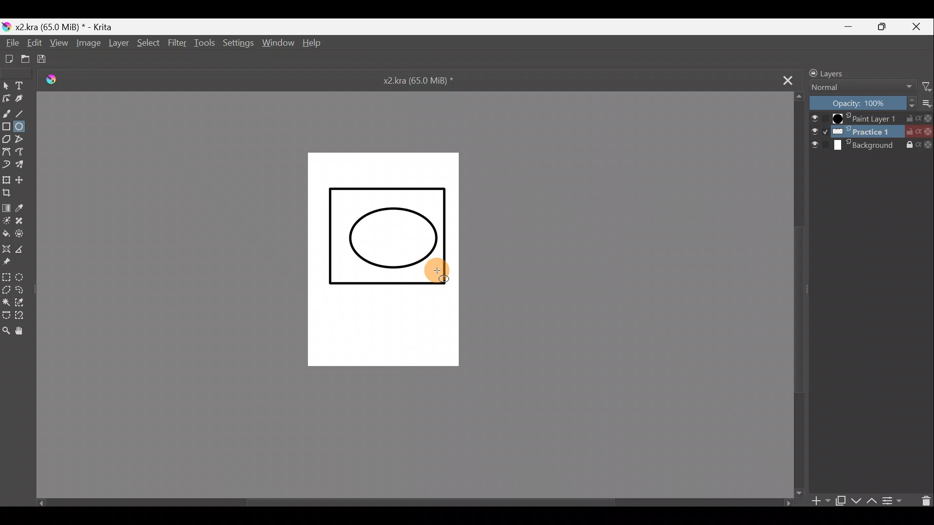  Describe the element at coordinates (390, 238) in the screenshot. I see `Circle drawn with the ellipse tool` at that location.